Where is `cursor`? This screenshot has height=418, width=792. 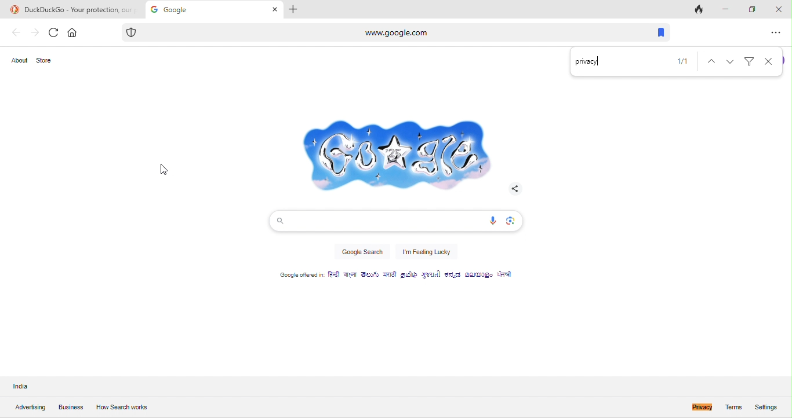 cursor is located at coordinates (163, 171).